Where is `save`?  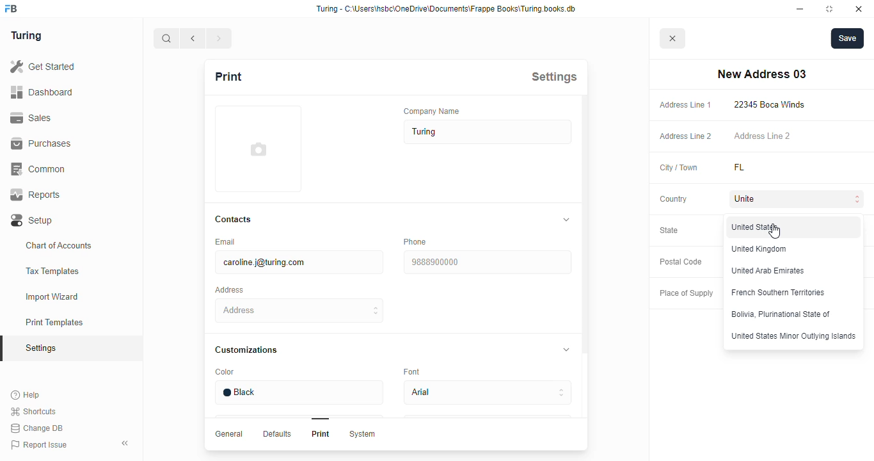
save is located at coordinates (848, 38).